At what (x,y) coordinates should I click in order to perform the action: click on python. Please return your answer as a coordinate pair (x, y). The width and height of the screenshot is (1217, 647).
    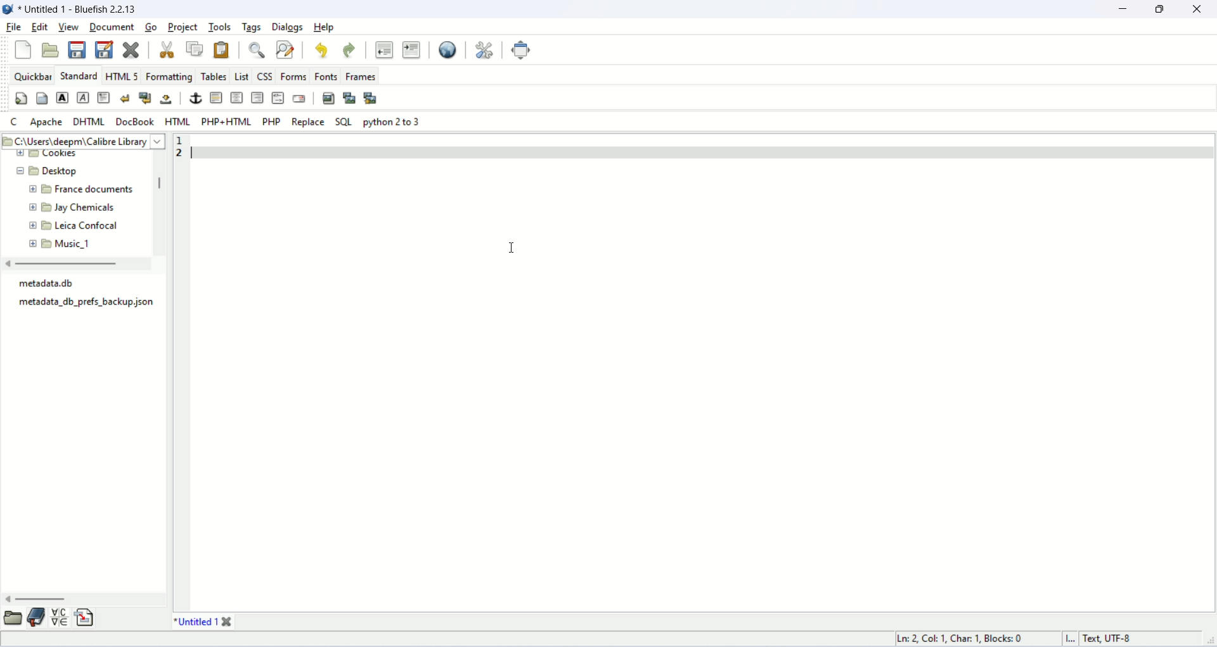
    Looking at the image, I should click on (390, 122).